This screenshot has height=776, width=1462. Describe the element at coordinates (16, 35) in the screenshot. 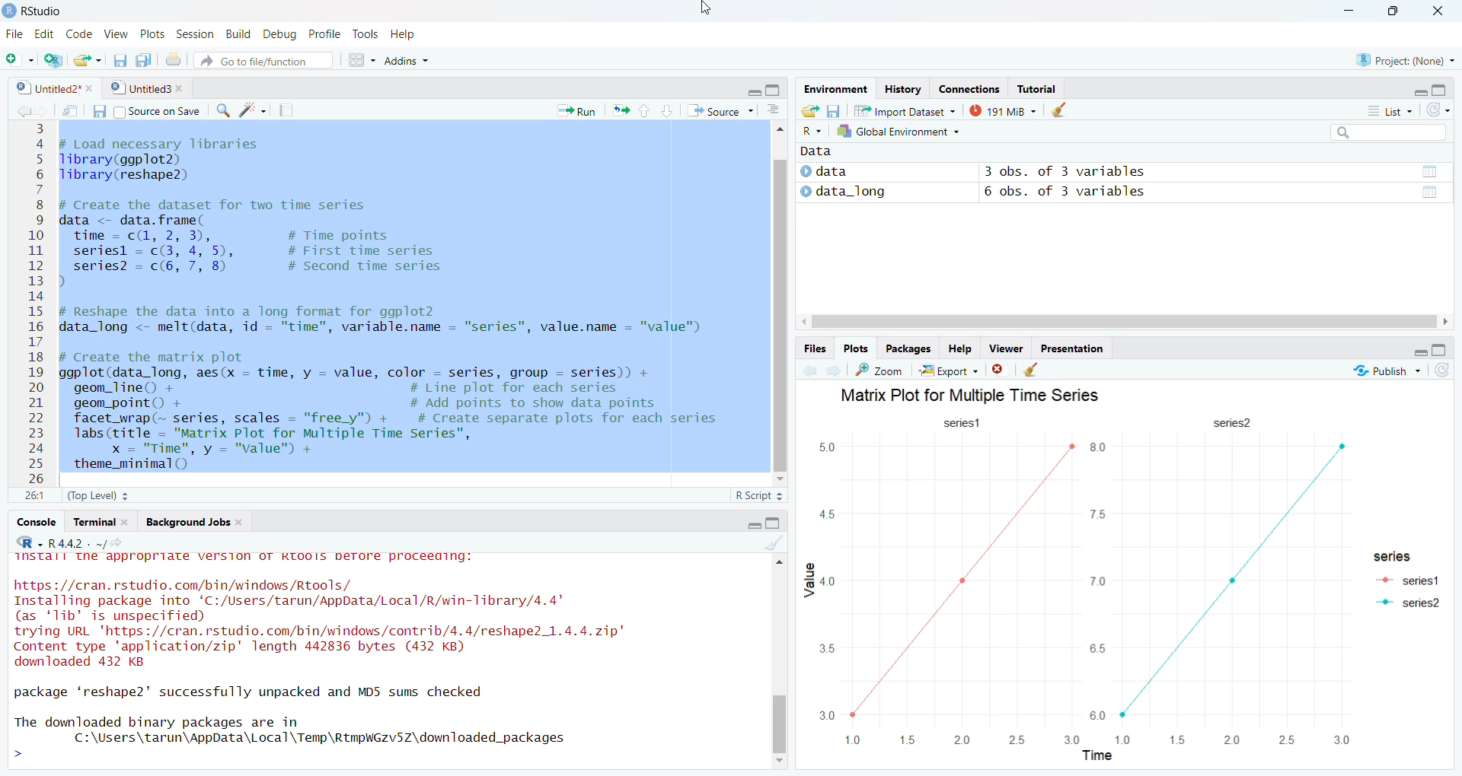

I see `File` at that location.